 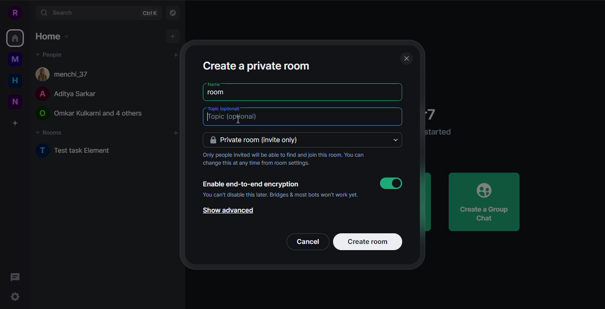 I want to click on ctrlK, so click(x=149, y=14).